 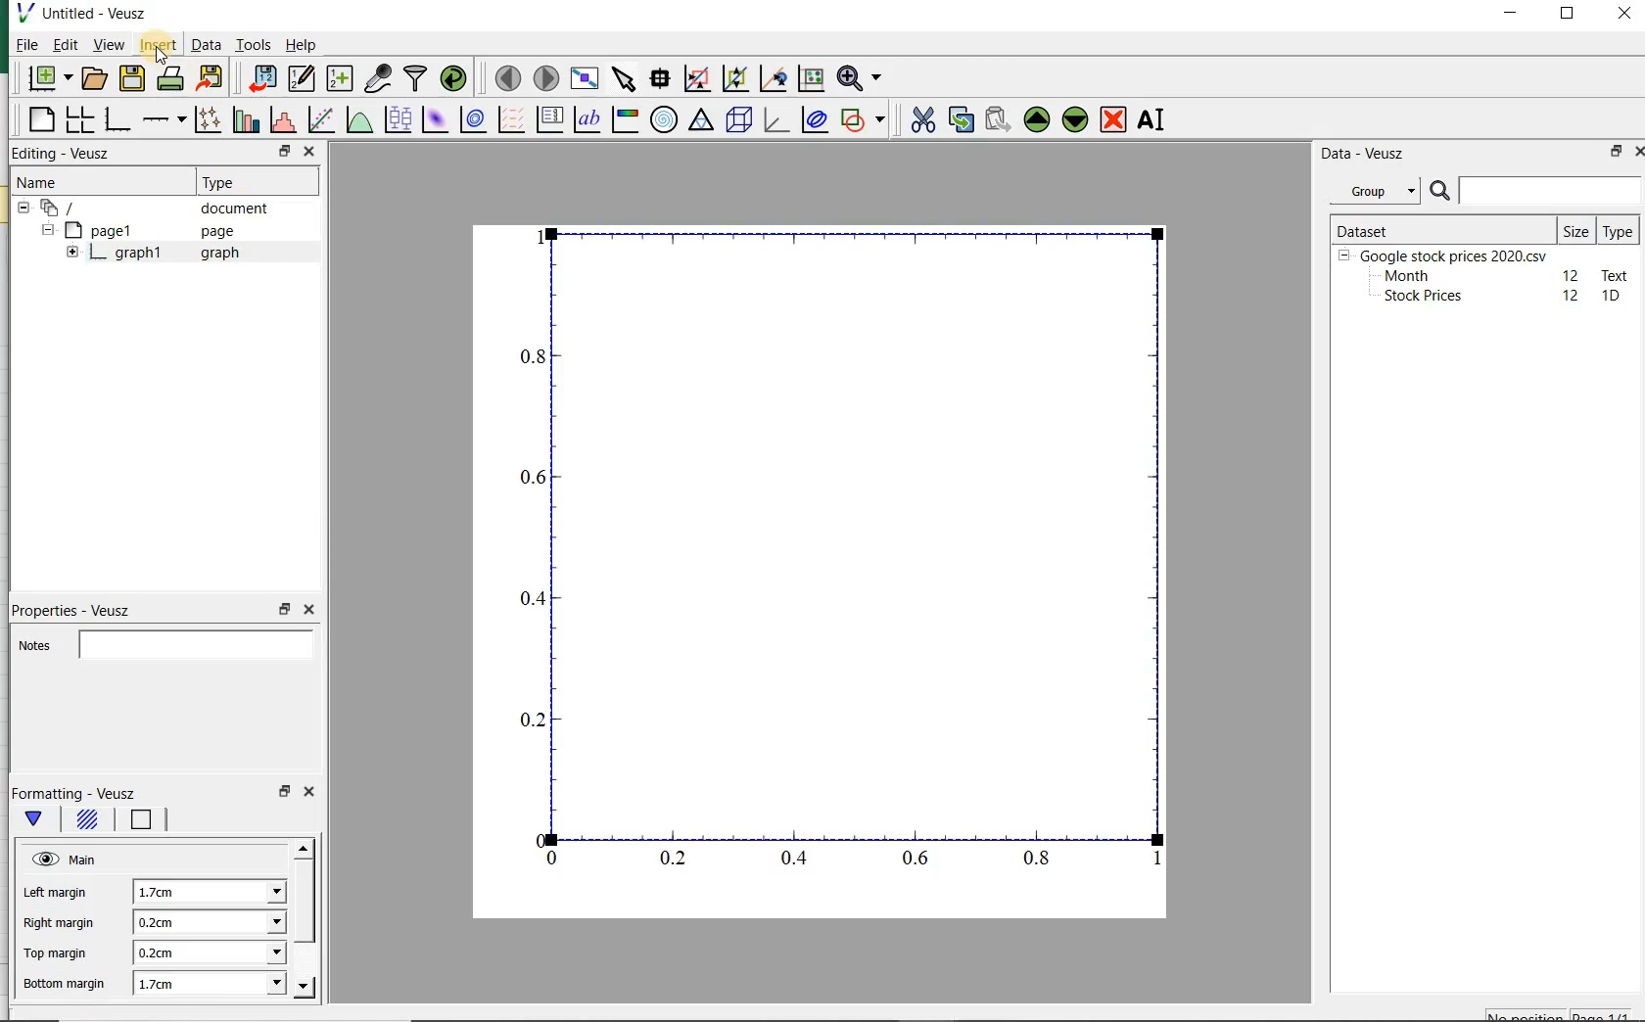 I want to click on close, so click(x=307, y=611).